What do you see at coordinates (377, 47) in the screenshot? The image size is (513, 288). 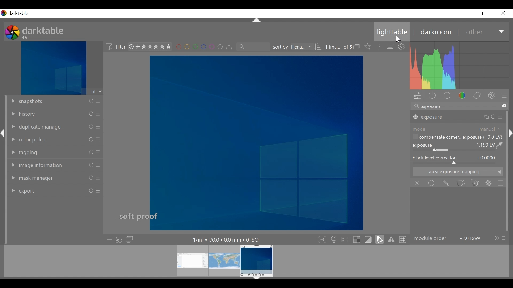 I see `help` at bounding box center [377, 47].